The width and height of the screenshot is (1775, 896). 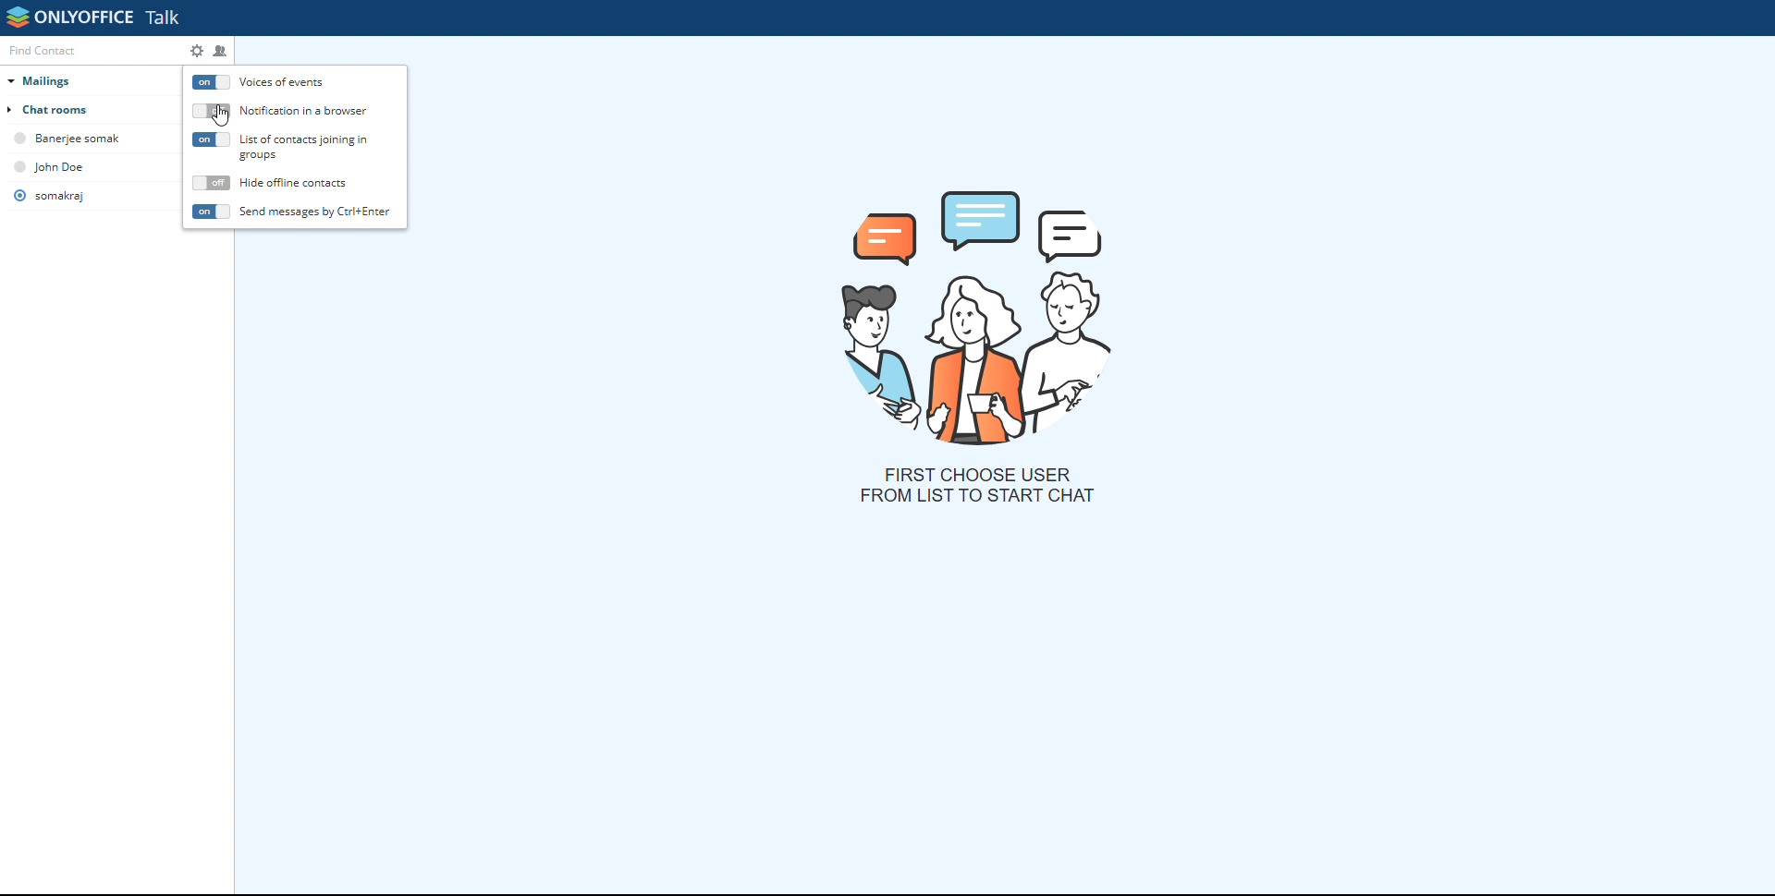 I want to click on notification in a browser, so click(x=305, y=112).